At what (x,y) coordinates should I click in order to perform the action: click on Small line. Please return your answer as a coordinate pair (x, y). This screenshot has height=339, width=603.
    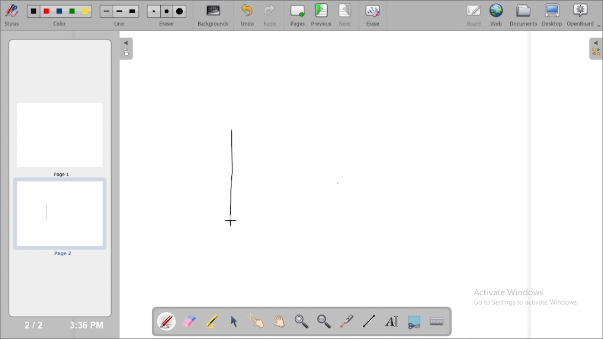
    Looking at the image, I should click on (106, 11).